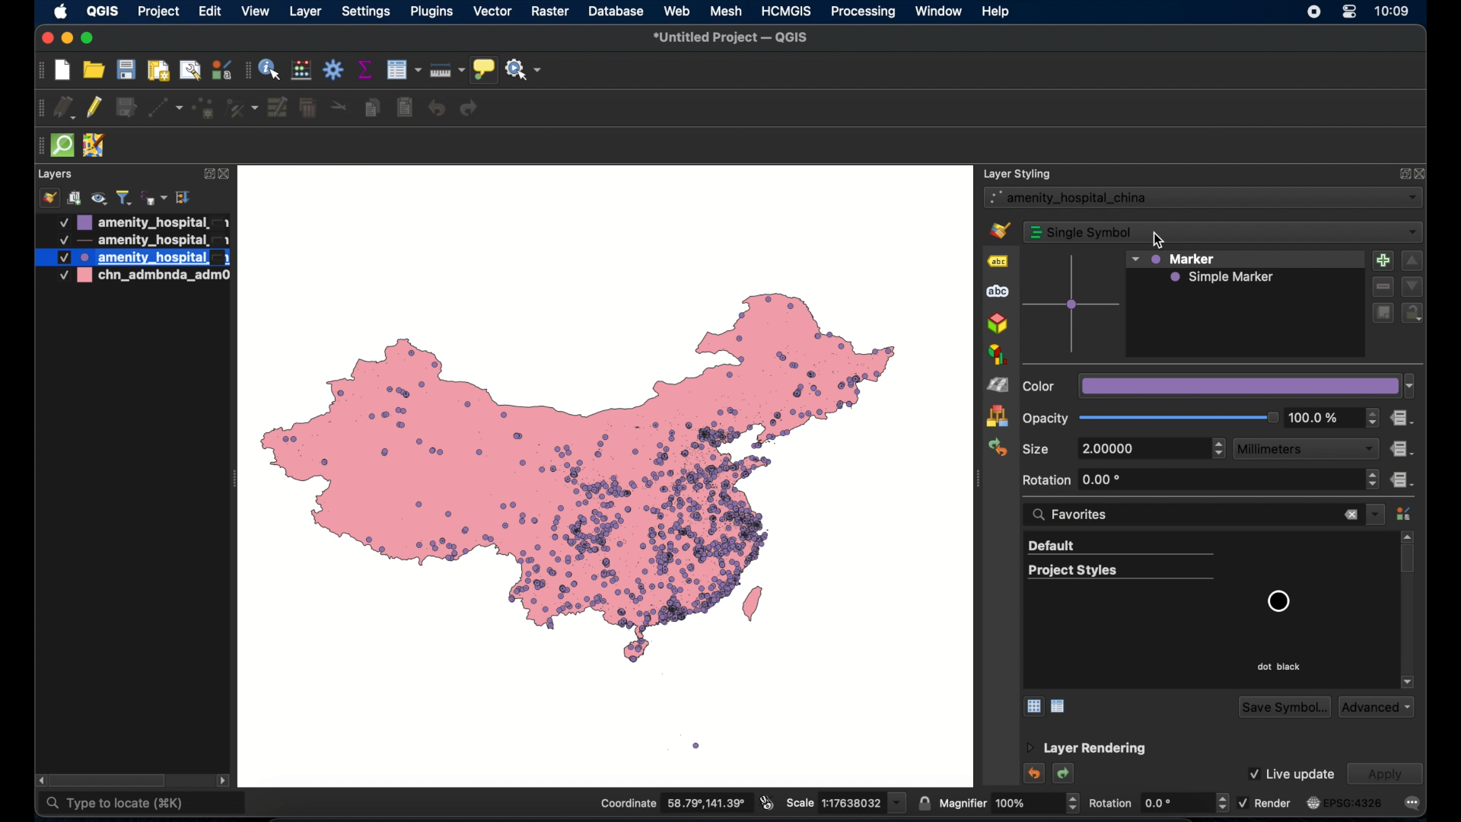 The image size is (1461, 822). What do you see at coordinates (998, 384) in the screenshot?
I see `shading renderer` at bounding box center [998, 384].